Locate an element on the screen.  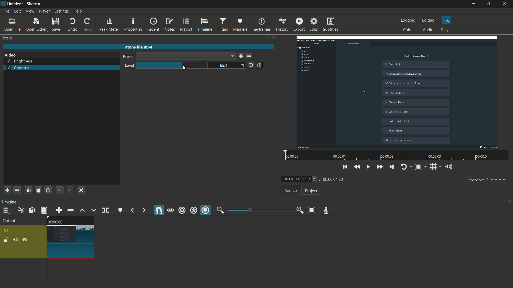
cursor is located at coordinates (184, 68).